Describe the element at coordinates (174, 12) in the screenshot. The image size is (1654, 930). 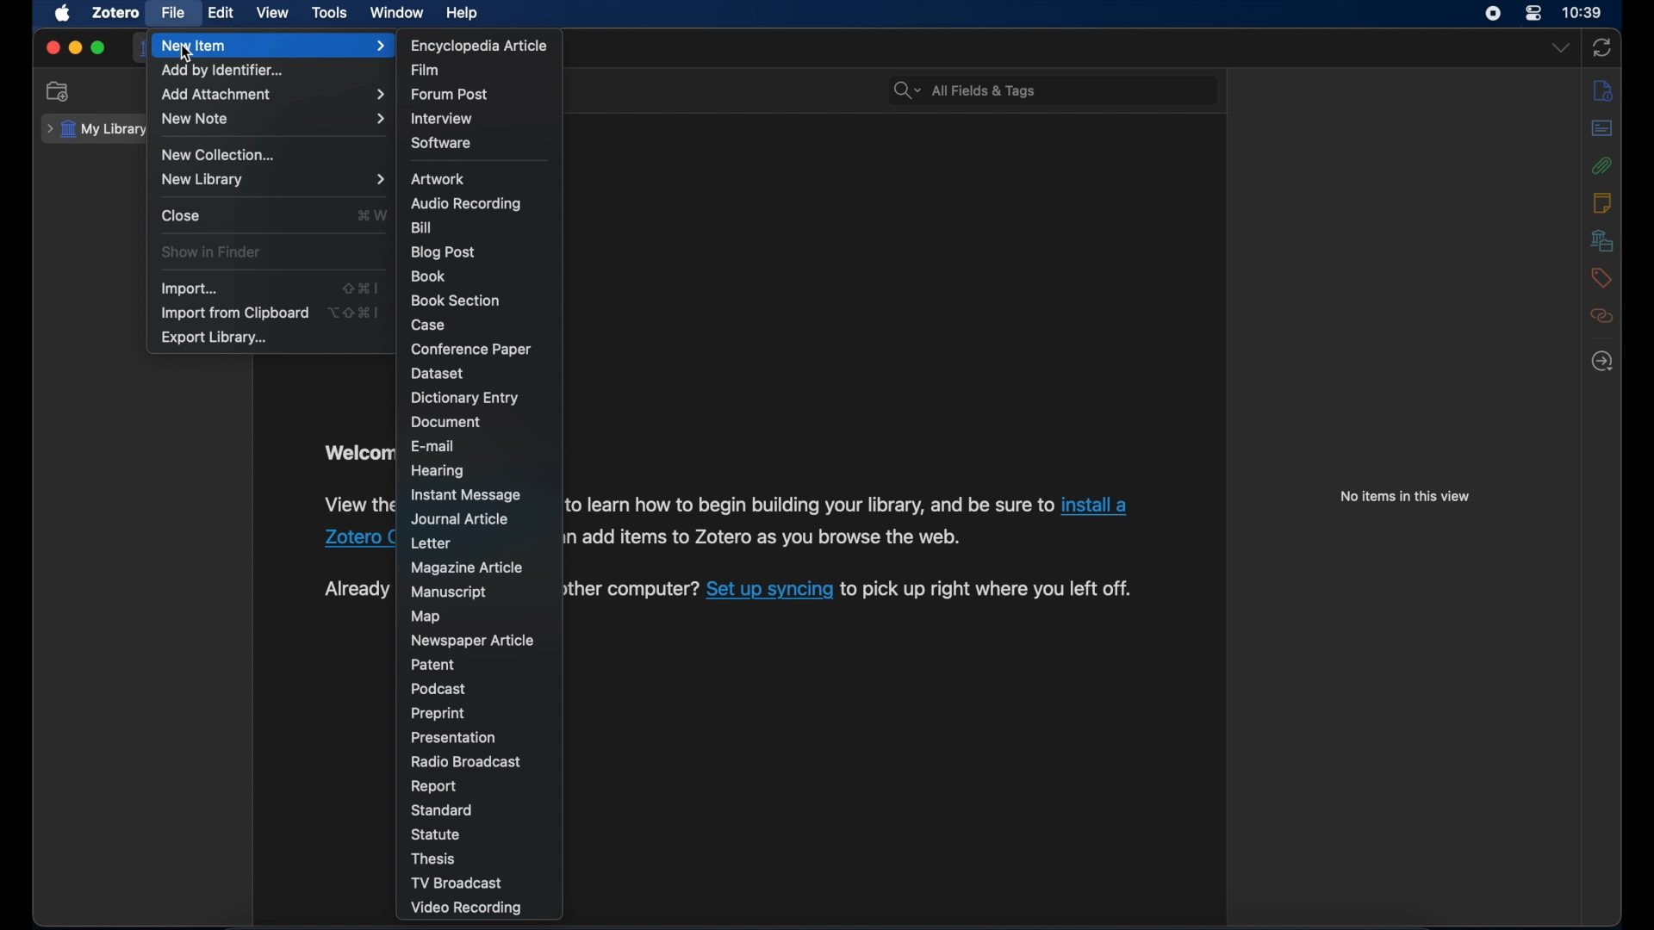
I see `file` at that location.